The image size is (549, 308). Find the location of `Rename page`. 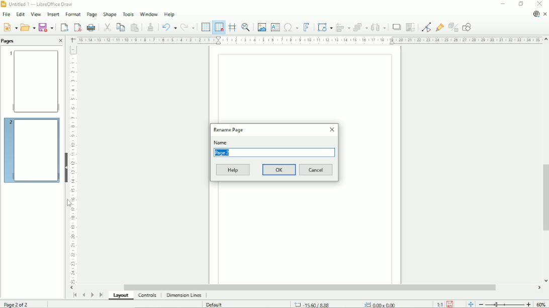

Rename page is located at coordinates (229, 129).